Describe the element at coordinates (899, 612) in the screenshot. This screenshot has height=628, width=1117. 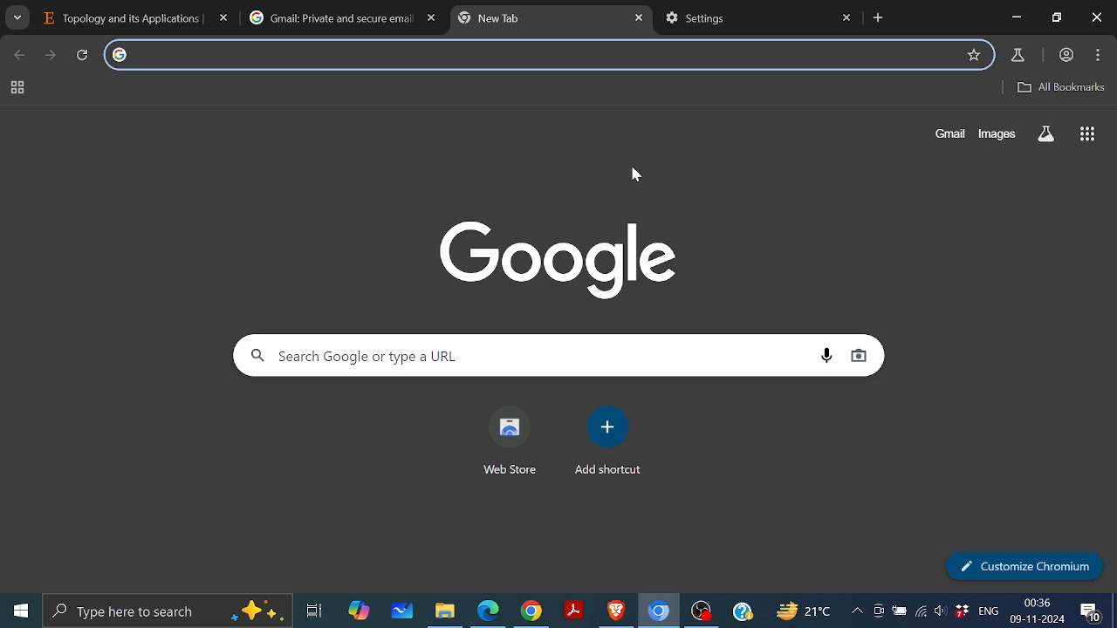
I see `battery` at that location.